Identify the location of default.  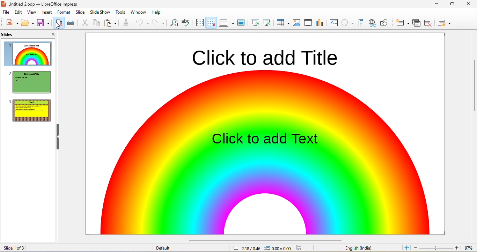
(163, 248).